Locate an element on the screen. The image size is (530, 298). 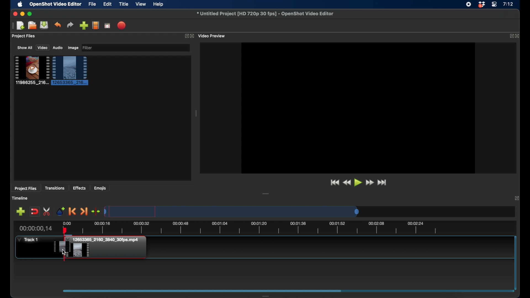
title is located at coordinates (124, 4).